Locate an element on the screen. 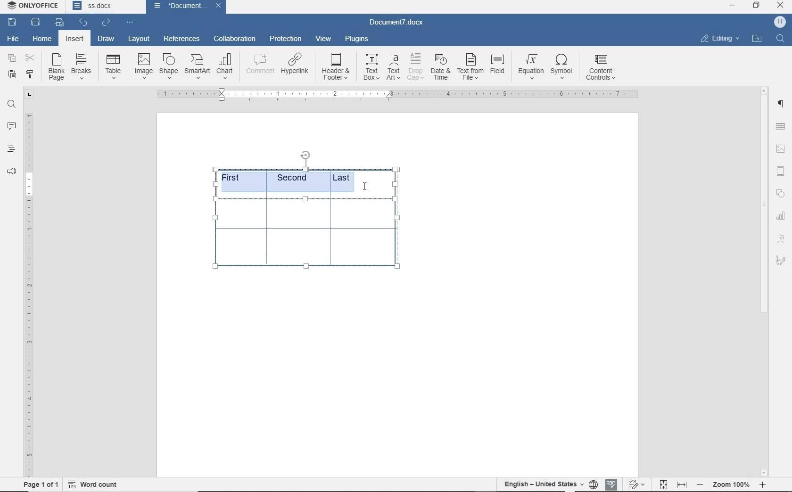  equation is located at coordinates (531, 67).